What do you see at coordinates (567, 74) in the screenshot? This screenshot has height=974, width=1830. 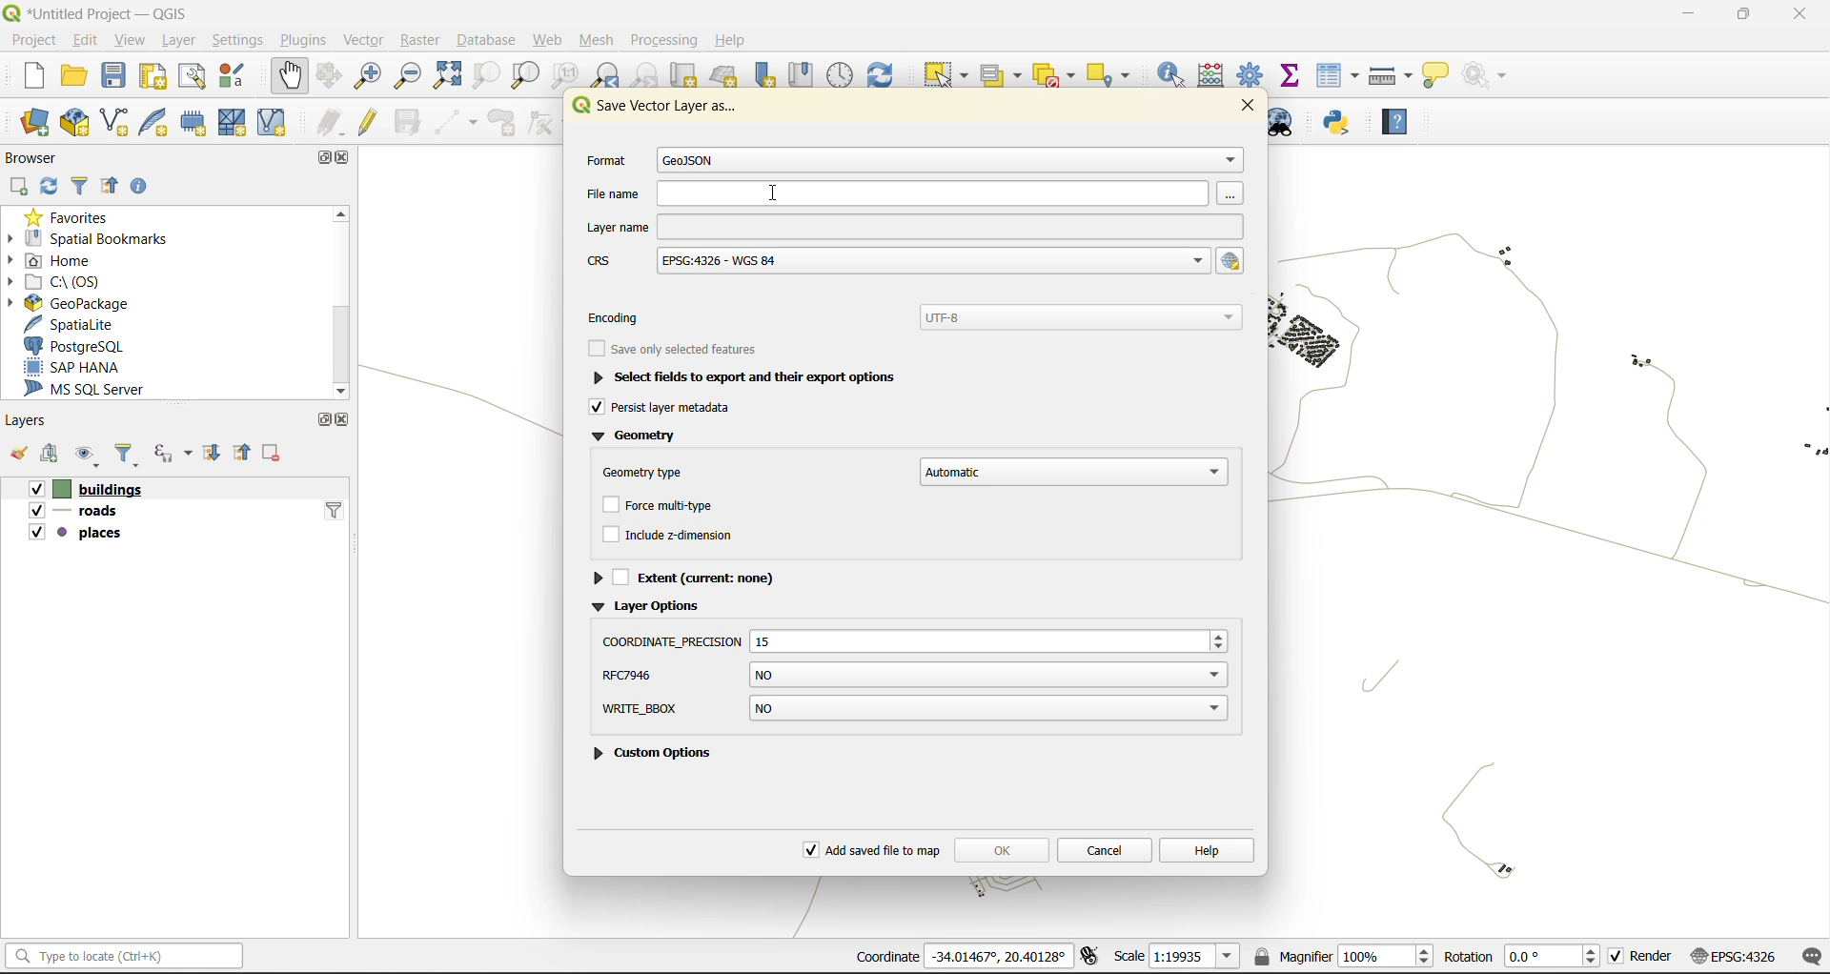 I see `zoom native` at bounding box center [567, 74].